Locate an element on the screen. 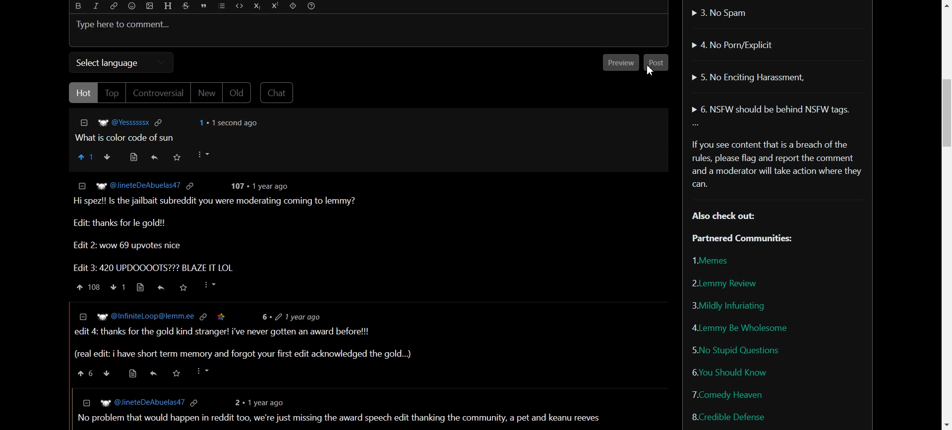 The height and width of the screenshot is (430, 952). NSFW should be behind NSFW tags is located at coordinates (773, 110).